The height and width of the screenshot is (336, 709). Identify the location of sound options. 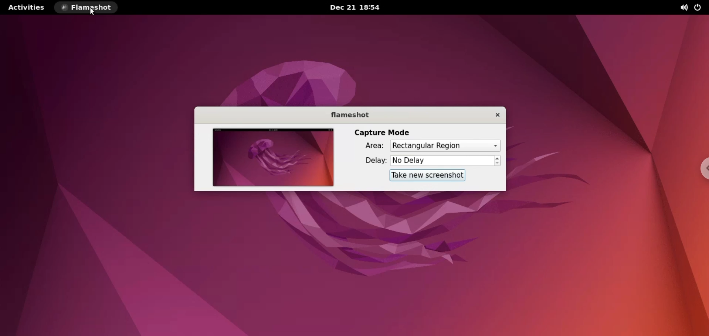
(685, 8).